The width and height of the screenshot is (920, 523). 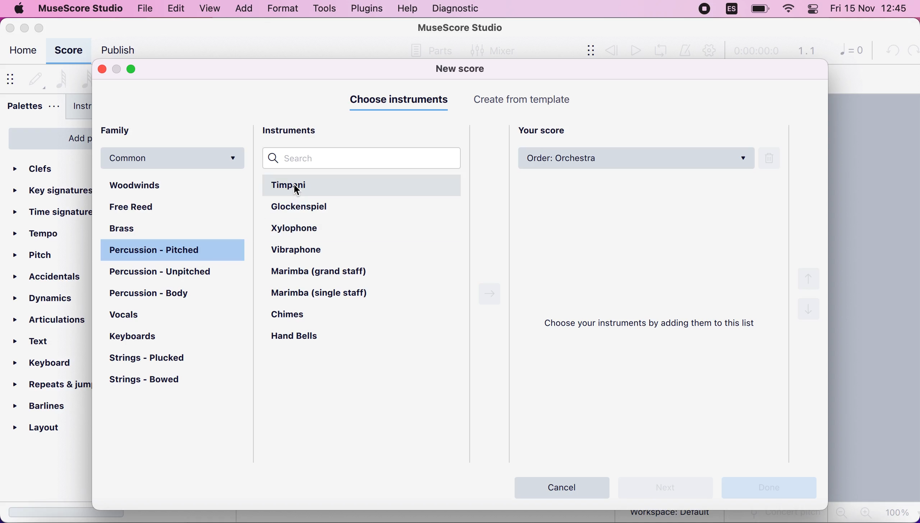 I want to click on vibraphone, so click(x=309, y=251).